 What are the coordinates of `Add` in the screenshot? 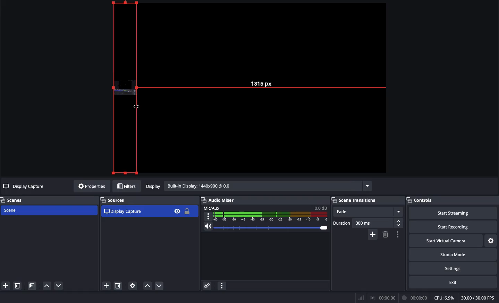 It's located at (373, 234).